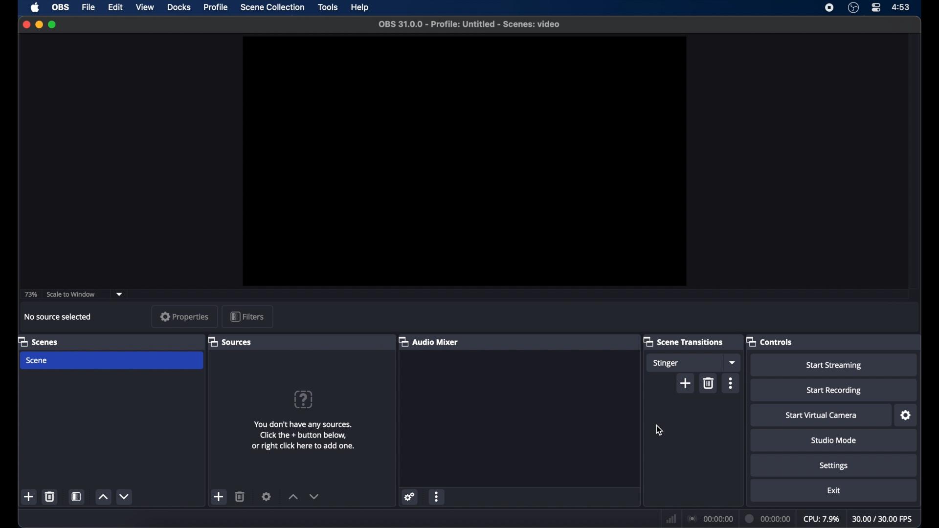  Describe the element at coordinates (709, 518) in the screenshot. I see `connection` at that location.